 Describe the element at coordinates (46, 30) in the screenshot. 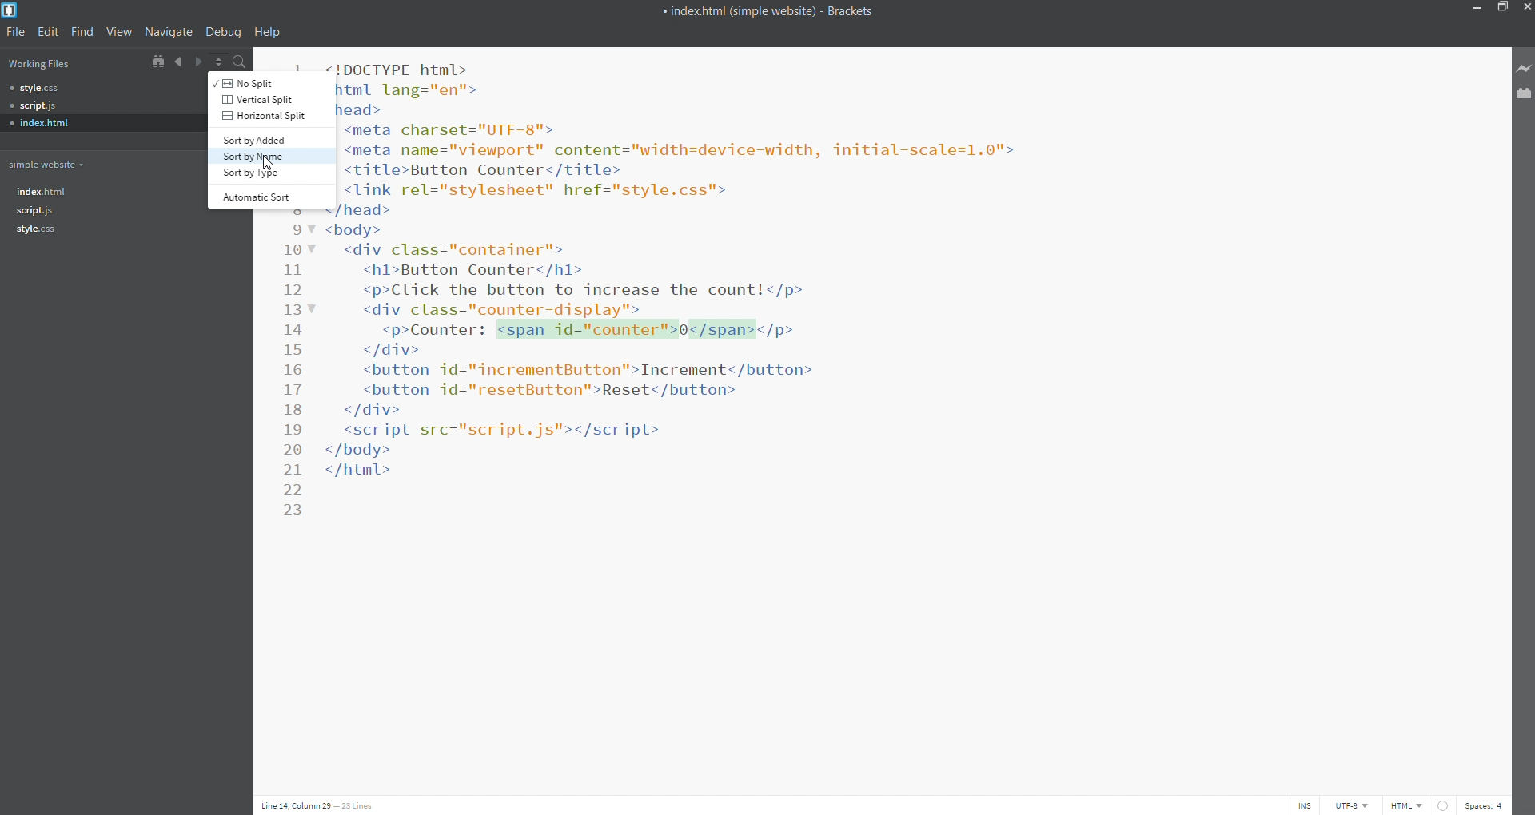

I see `edit ` at that location.